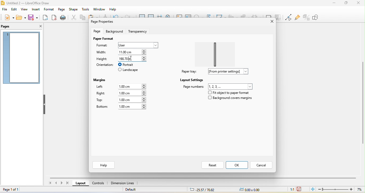 Image resolution: width=365 pixels, height=193 pixels. What do you see at coordinates (104, 46) in the screenshot?
I see `format` at bounding box center [104, 46].